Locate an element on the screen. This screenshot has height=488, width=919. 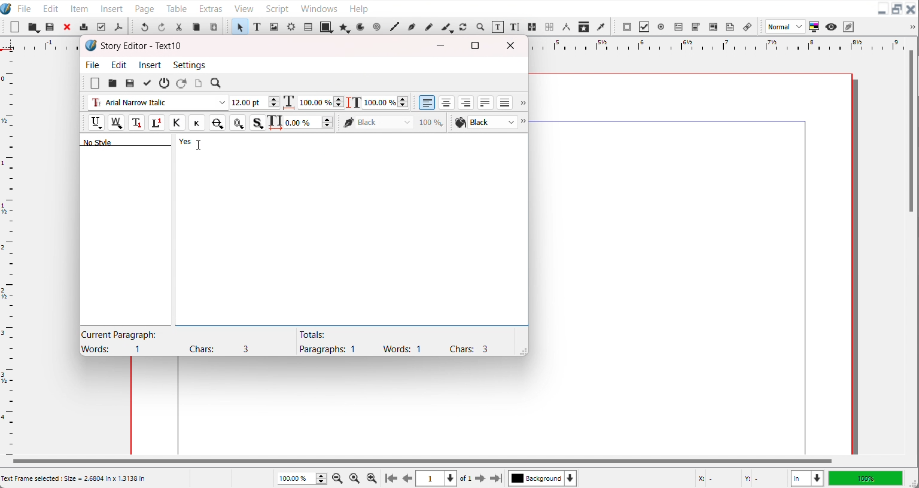
Text is located at coordinates (393, 341).